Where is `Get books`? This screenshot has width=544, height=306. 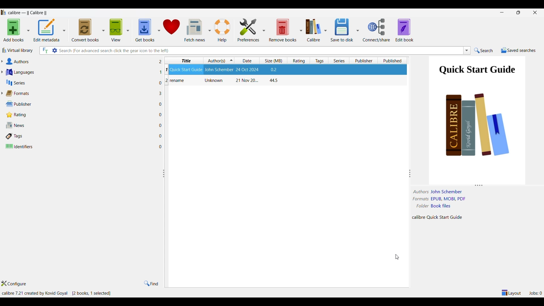 Get books is located at coordinates (144, 30).